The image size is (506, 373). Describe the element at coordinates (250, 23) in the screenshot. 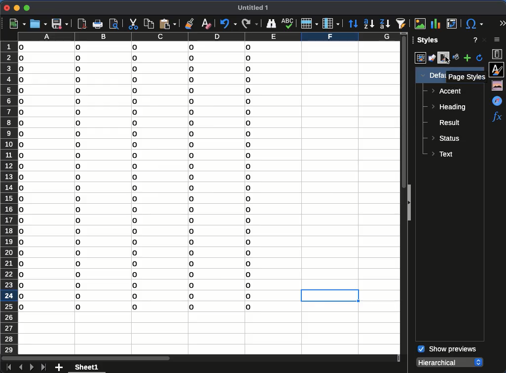

I see `redo` at that location.